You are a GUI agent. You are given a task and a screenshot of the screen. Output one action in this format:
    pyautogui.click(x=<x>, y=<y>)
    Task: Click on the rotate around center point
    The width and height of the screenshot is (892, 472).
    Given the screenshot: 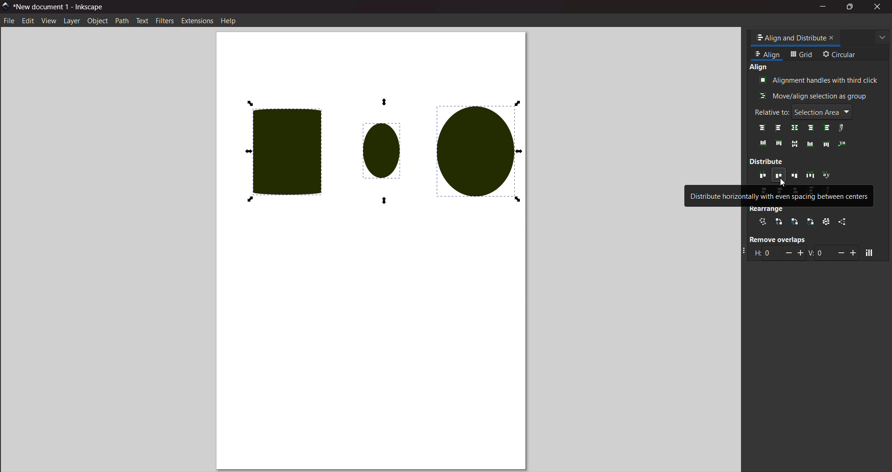 What is the action you would take?
    pyautogui.click(x=811, y=222)
    